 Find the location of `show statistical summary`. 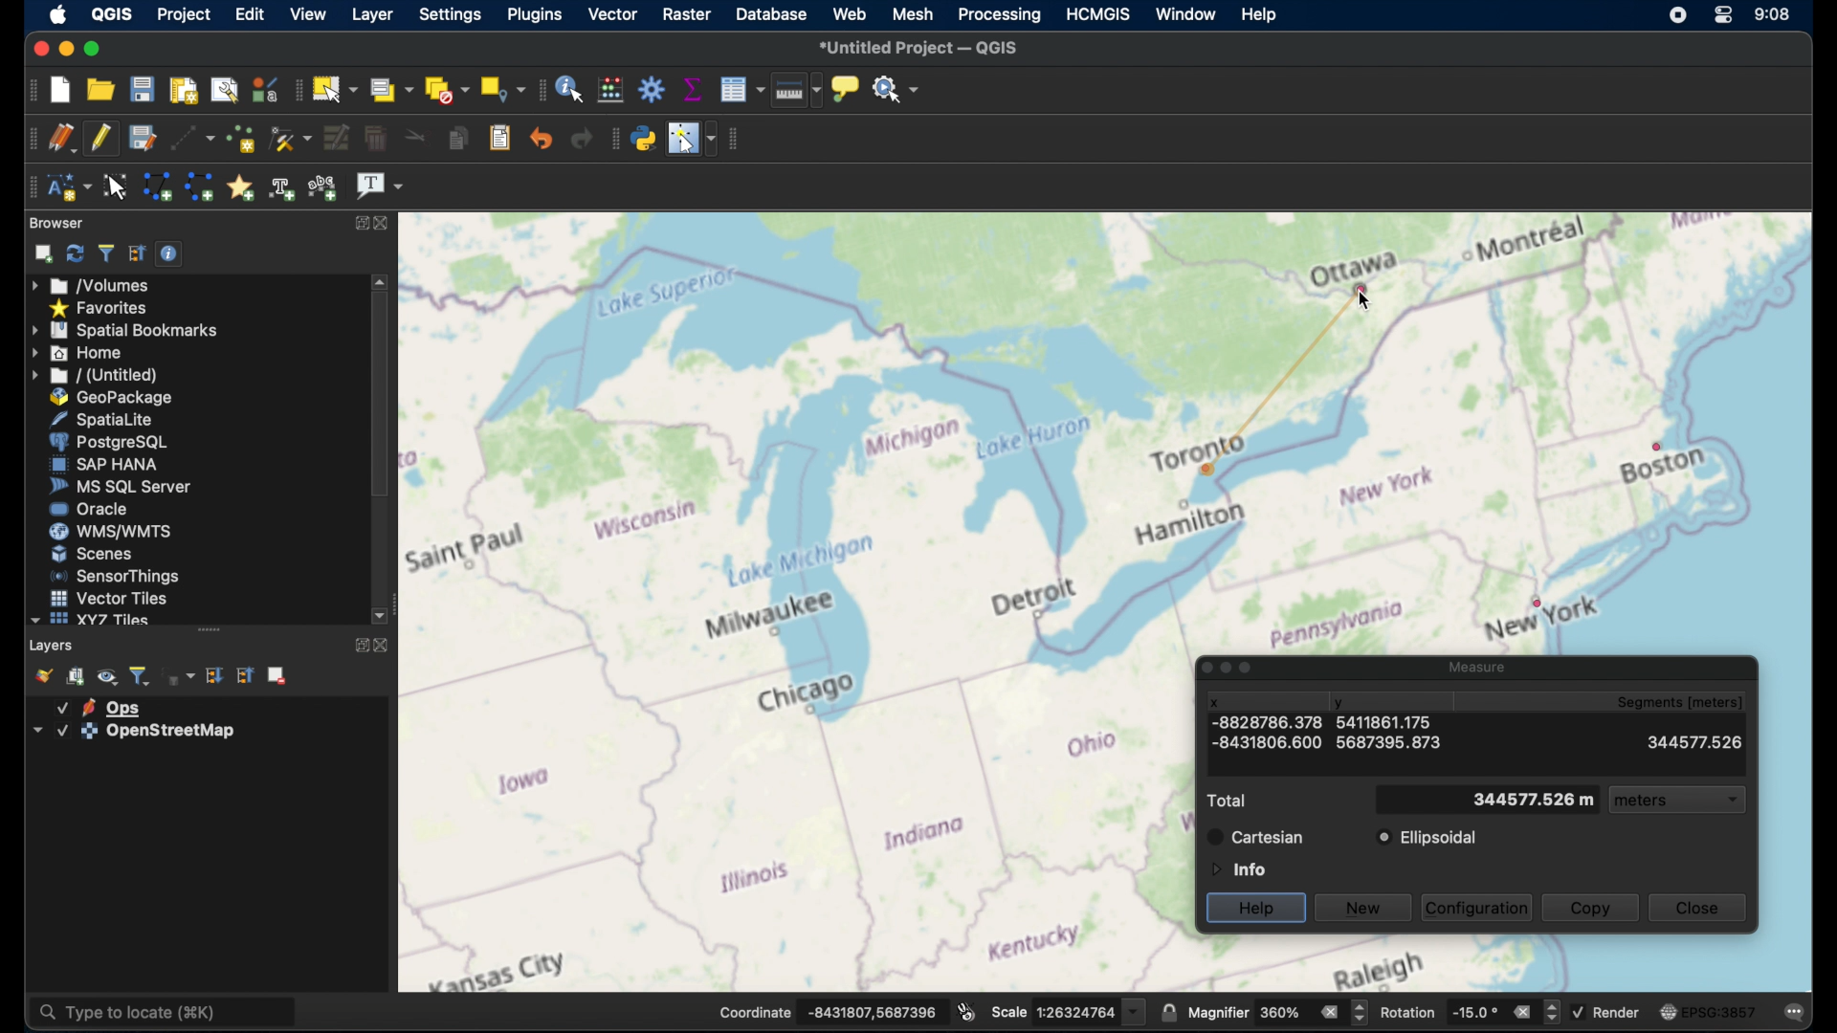

show statistical summary is located at coordinates (693, 87).